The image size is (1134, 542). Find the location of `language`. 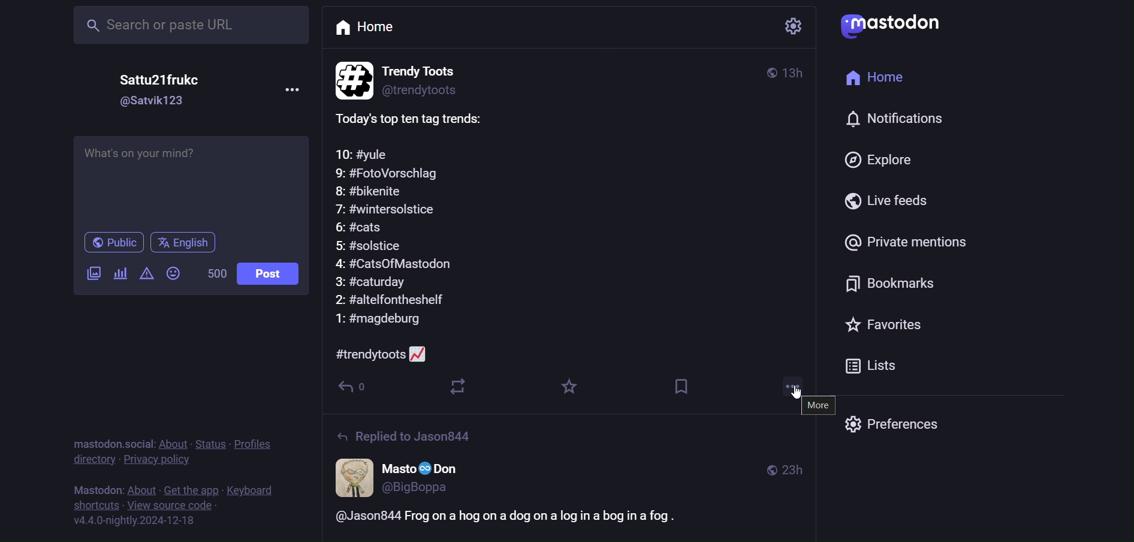

language is located at coordinates (195, 243).